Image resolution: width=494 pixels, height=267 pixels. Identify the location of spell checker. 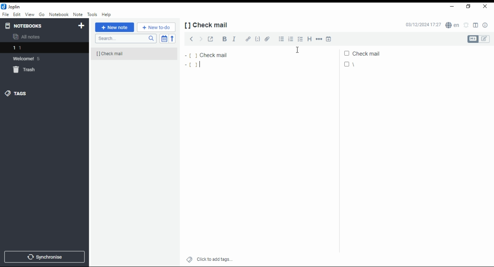
(453, 26).